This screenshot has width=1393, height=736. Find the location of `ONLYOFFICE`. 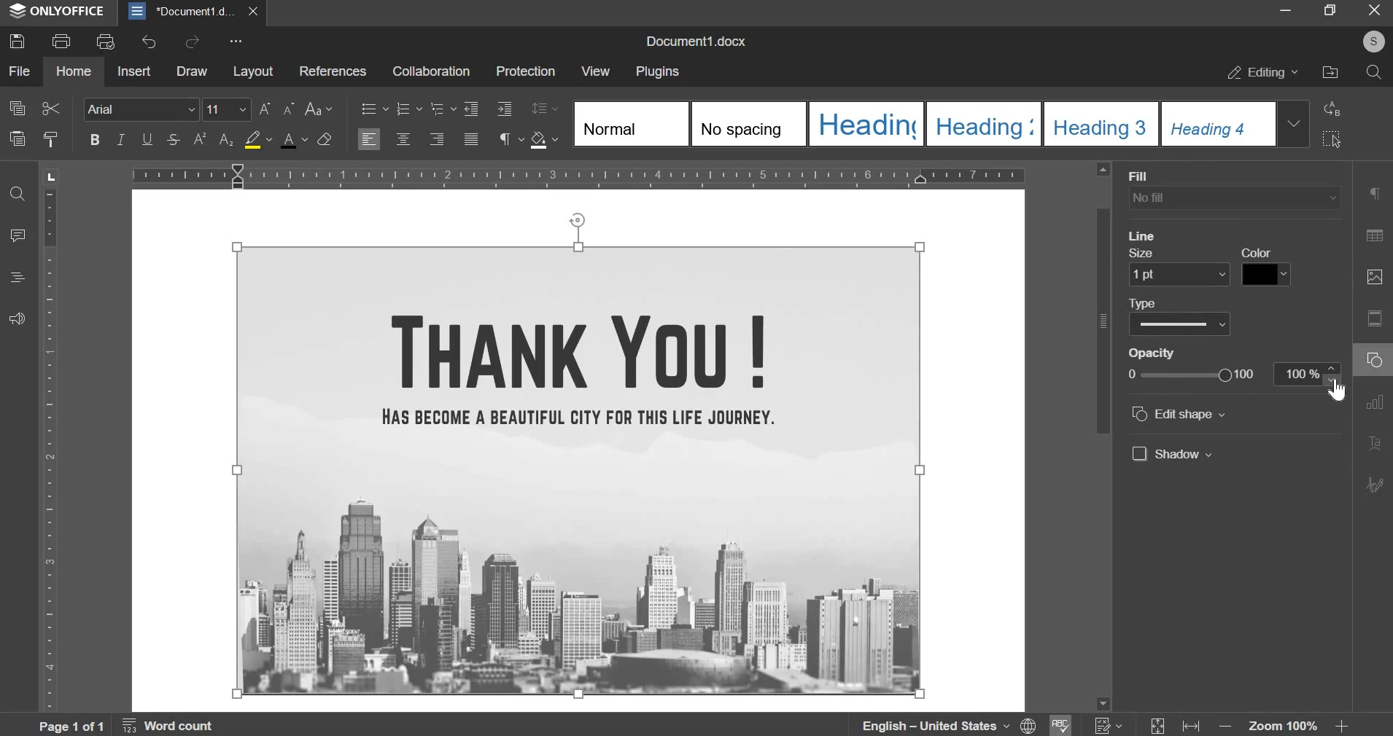

ONLYOFFICE is located at coordinates (60, 12).